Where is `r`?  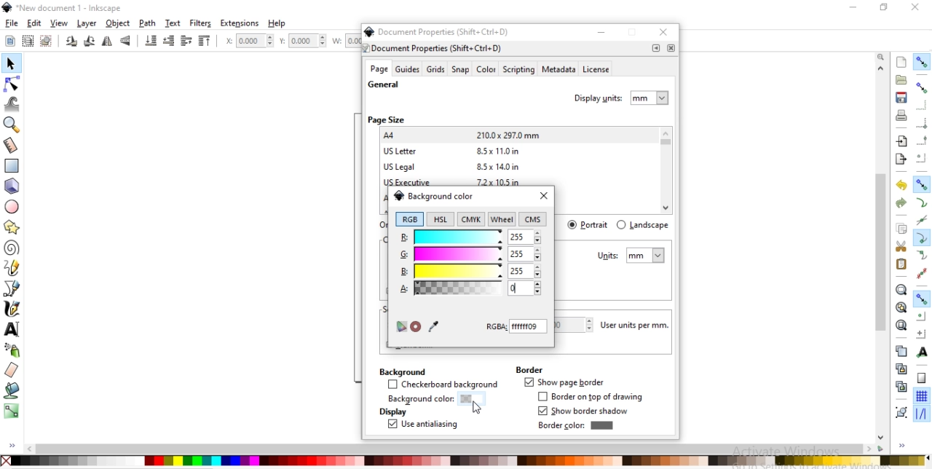 r is located at coordinates (470, 236).